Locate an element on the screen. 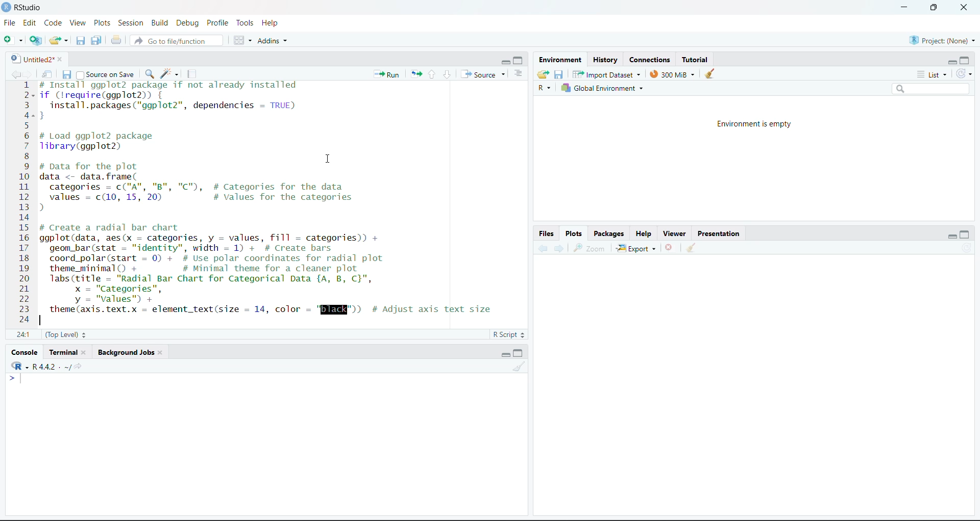  hide console is located at coordinates (966, 61).